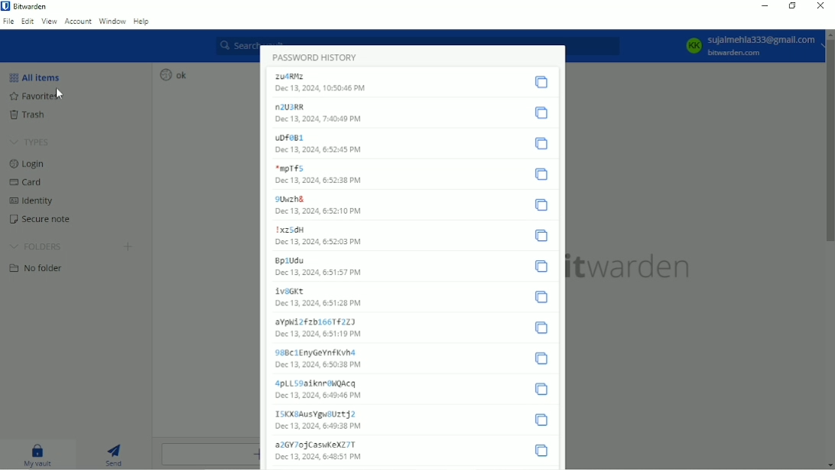 The image size is (835, 470). Describe the element at coordinates (541, 237) in the screenshot. I see `Copy password` at that location.